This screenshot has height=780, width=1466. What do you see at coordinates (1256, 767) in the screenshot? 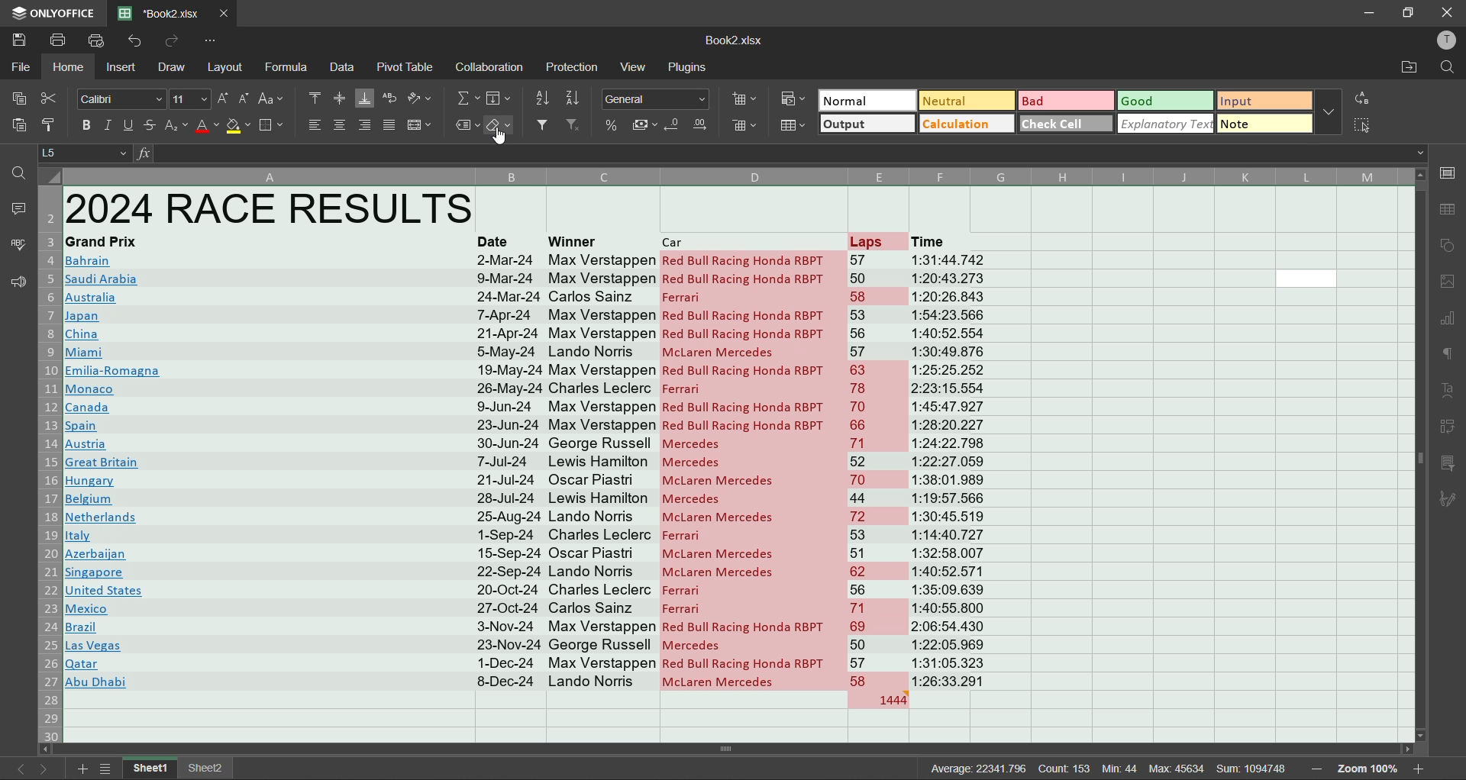
I see `sum` at bounding box center [1256, 767].